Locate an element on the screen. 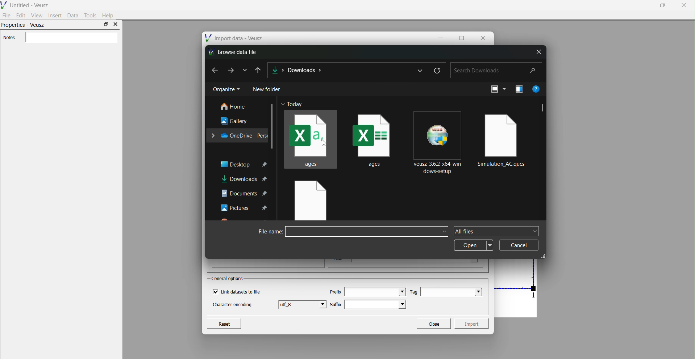 This screenshot has height=359, width=695. Import is located at coordinates (473, 324).